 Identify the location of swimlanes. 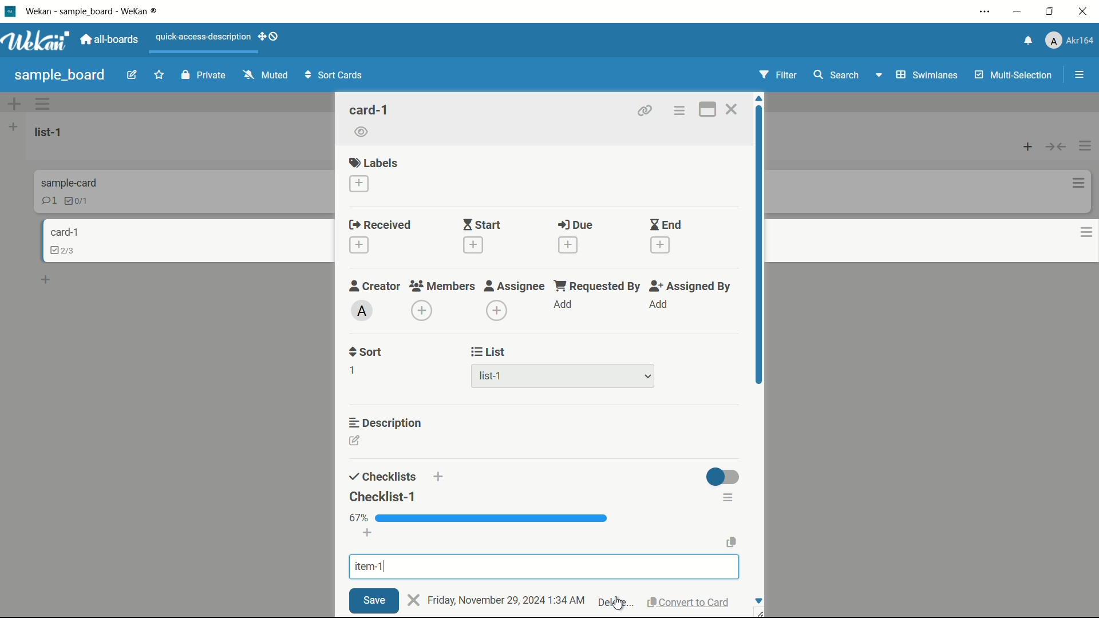
(918, 76).